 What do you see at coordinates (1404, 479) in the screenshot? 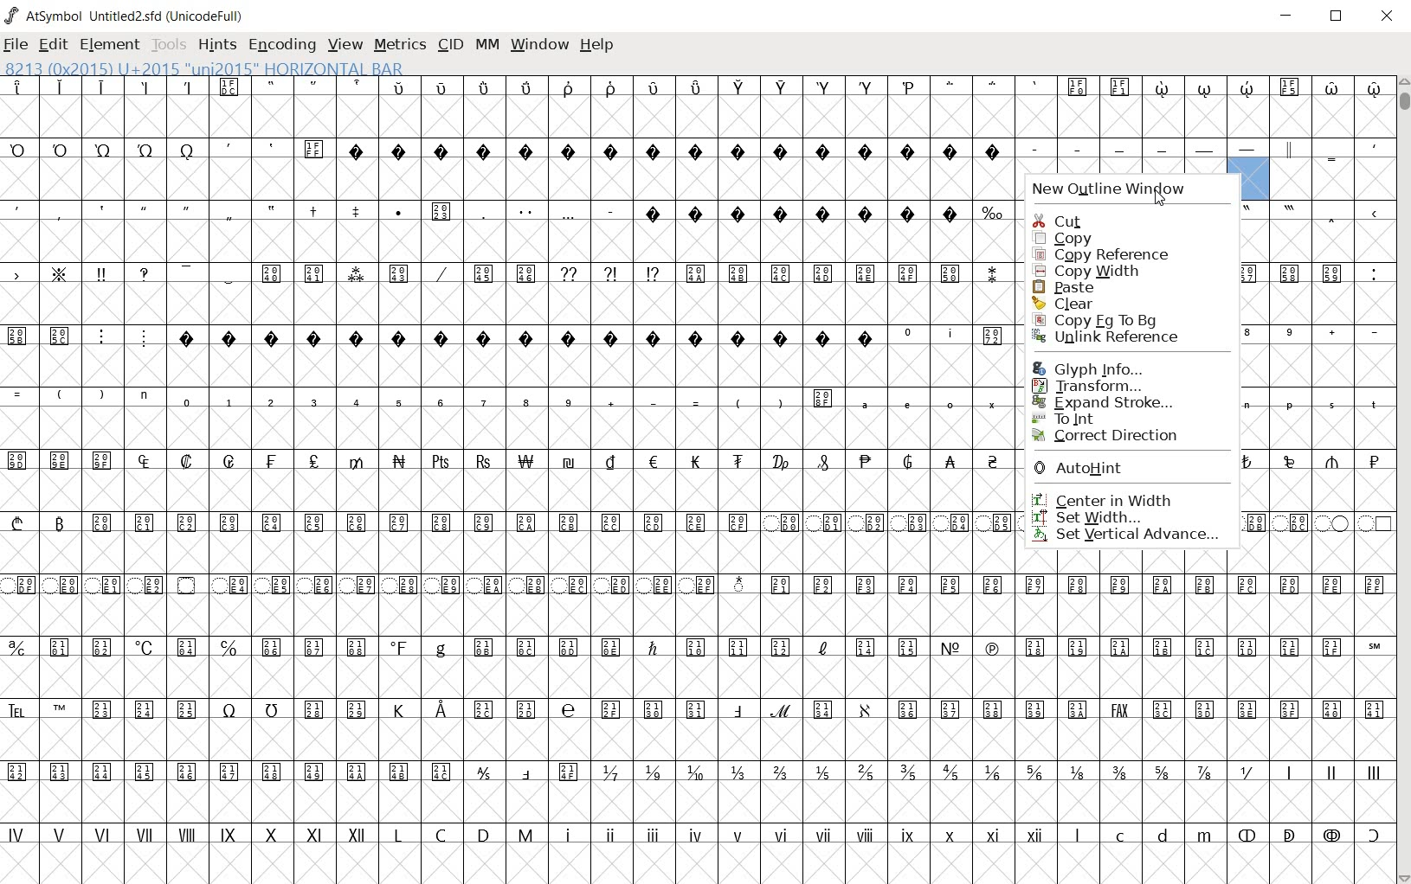
I see `SCROLLBAR` at bounding box center [1404, 479].